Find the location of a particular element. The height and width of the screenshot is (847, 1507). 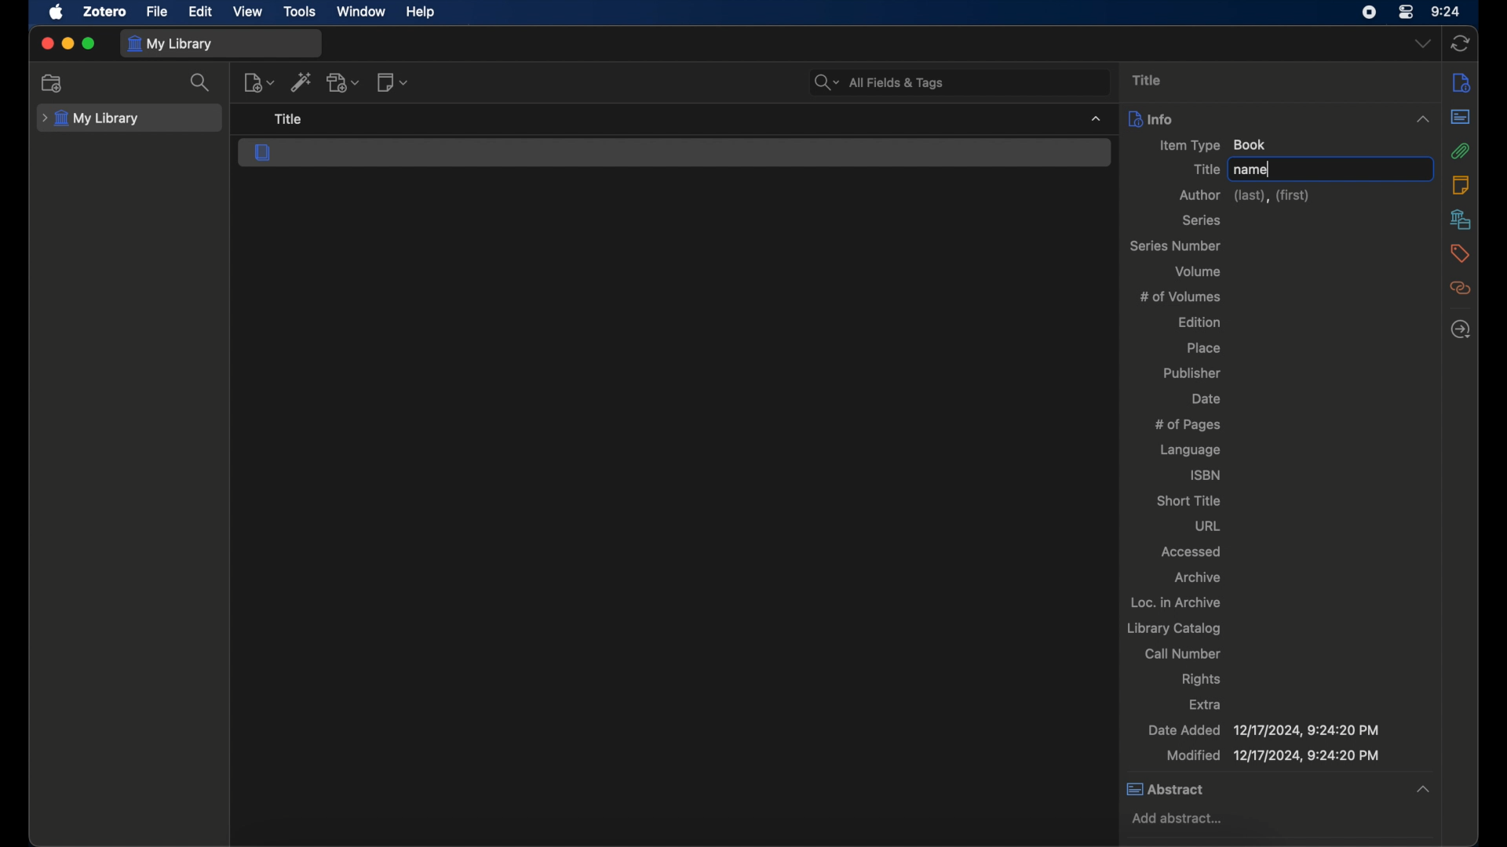

url is located at coordinates (1207, 526).